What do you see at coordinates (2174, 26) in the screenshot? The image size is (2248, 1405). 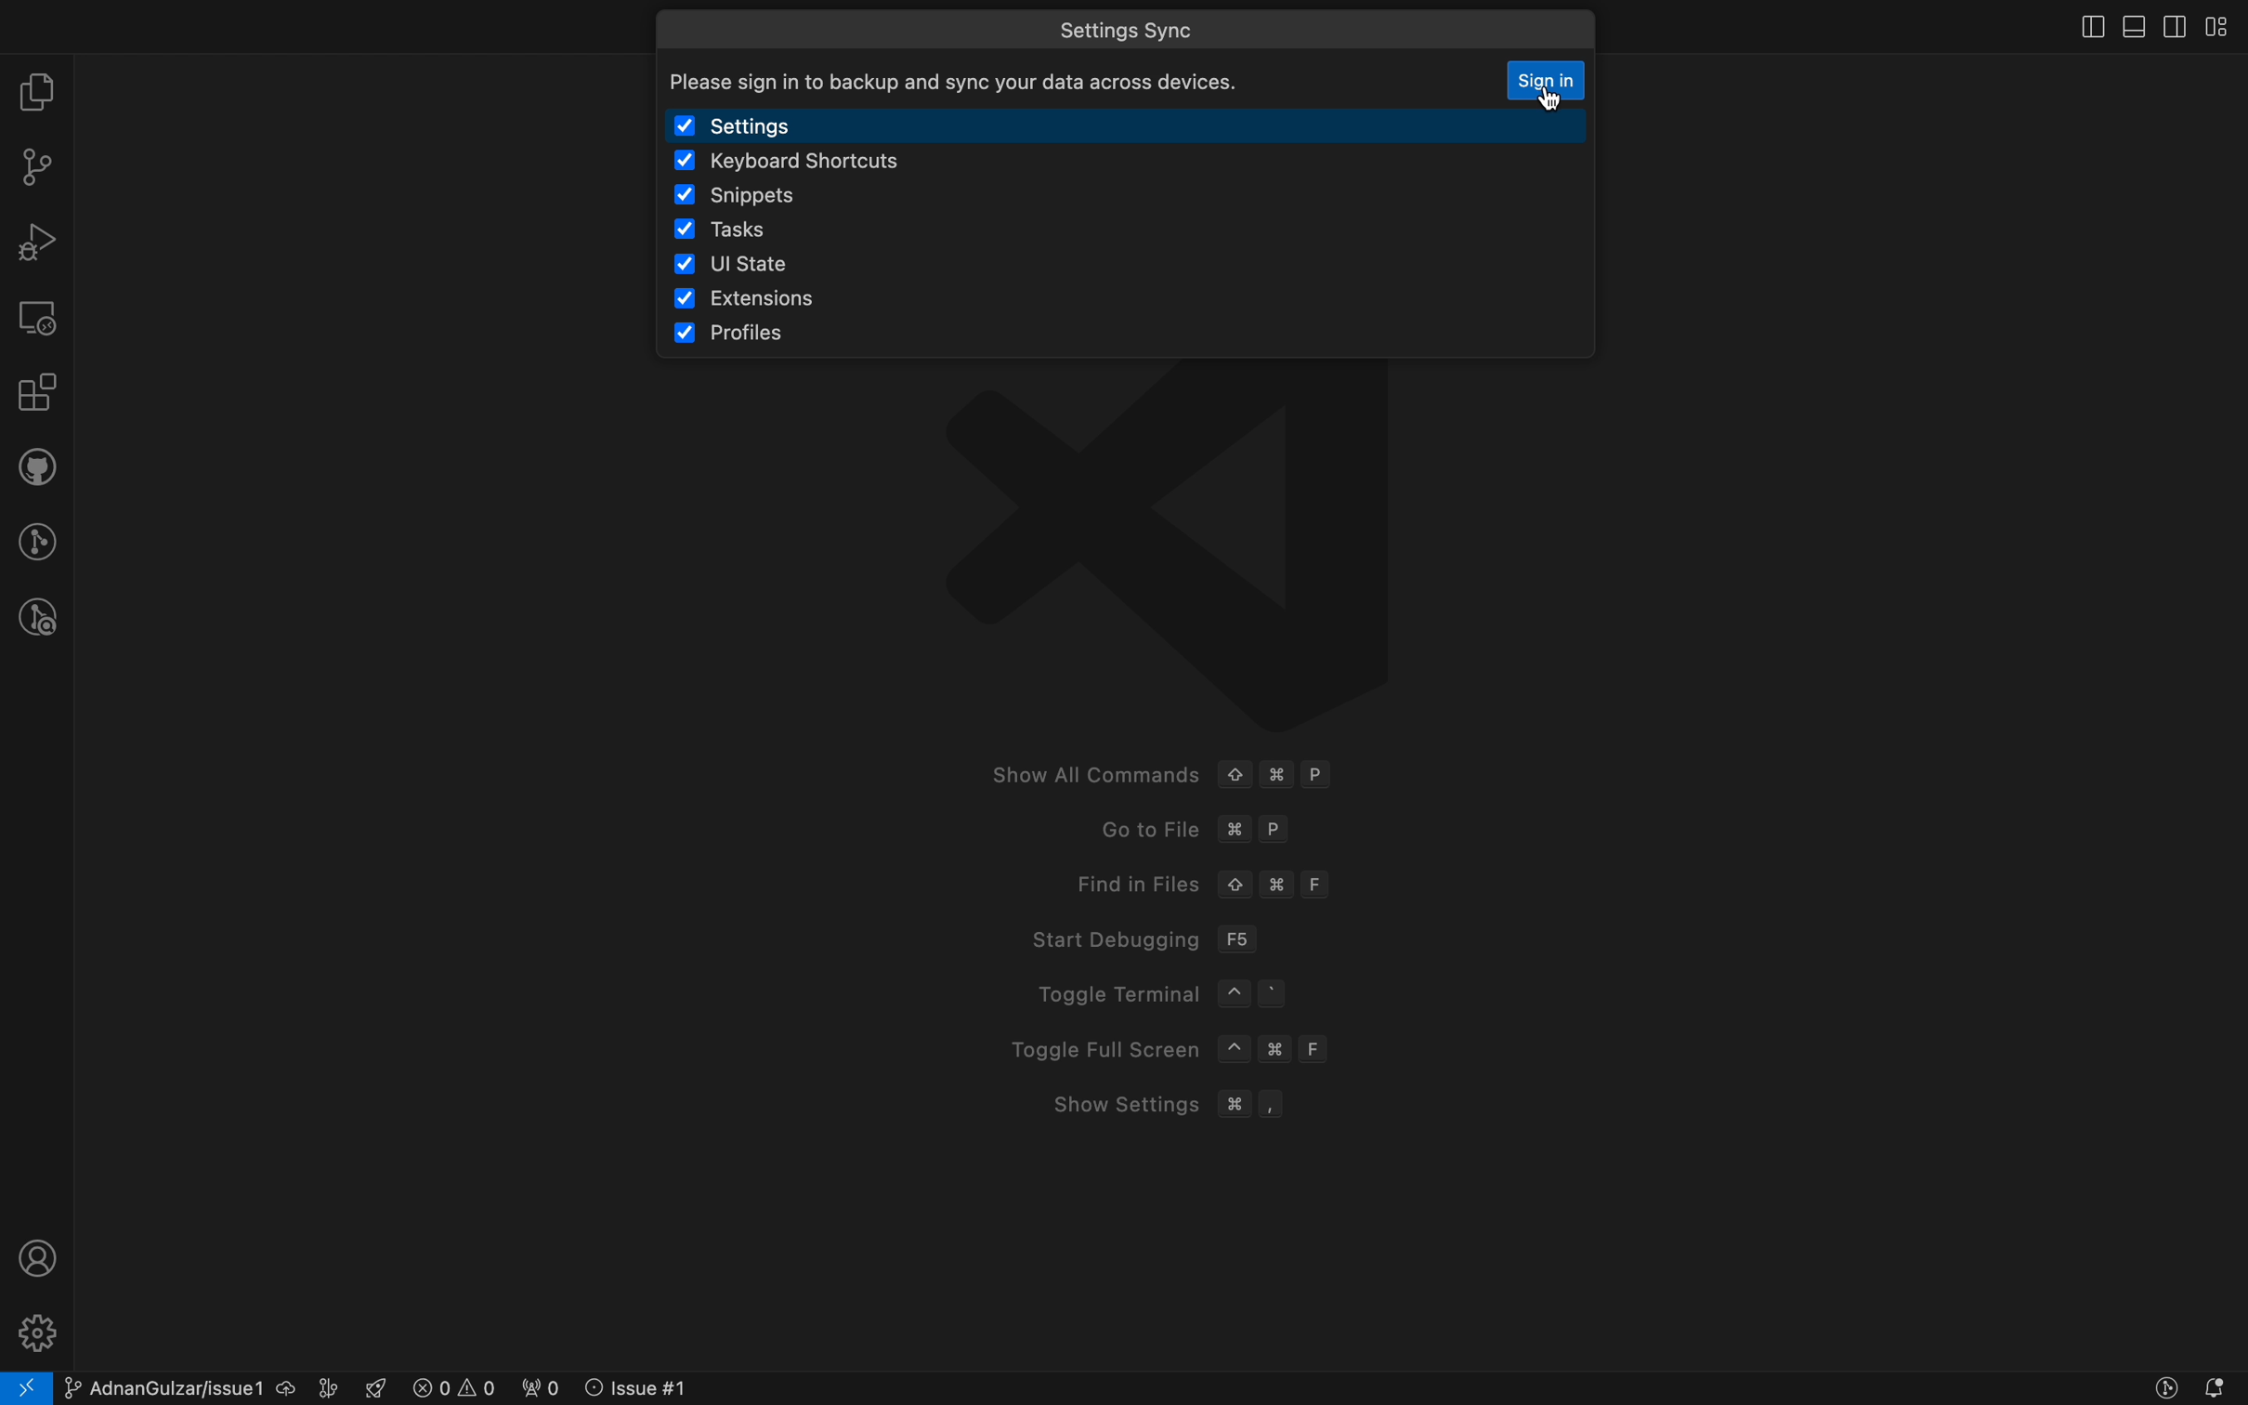 I see `toggle secondary bar` at bounding box center [2174, 26].